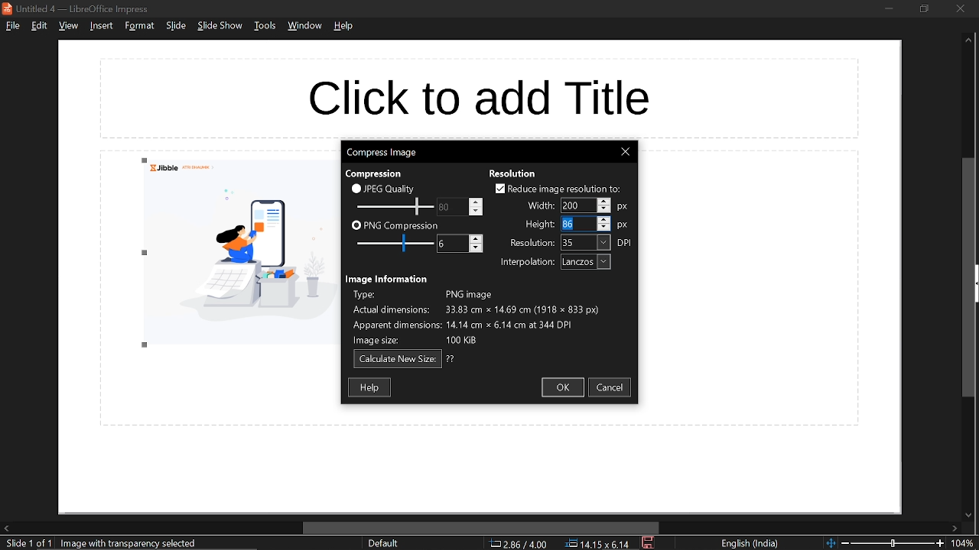 This screenshot has height=550, width=979. I want to click on move left, so click(6, 528).